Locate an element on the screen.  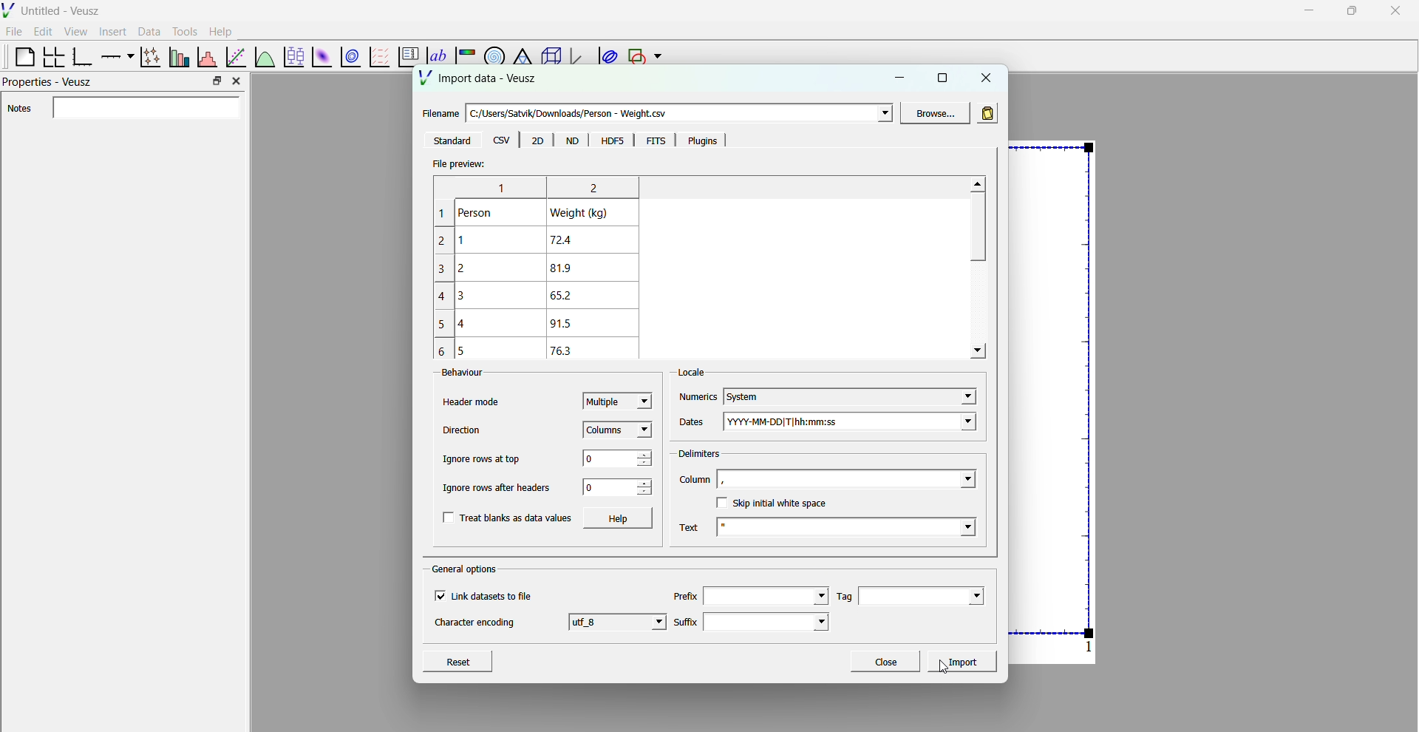
Numerics is located at coordinates (697, 391).